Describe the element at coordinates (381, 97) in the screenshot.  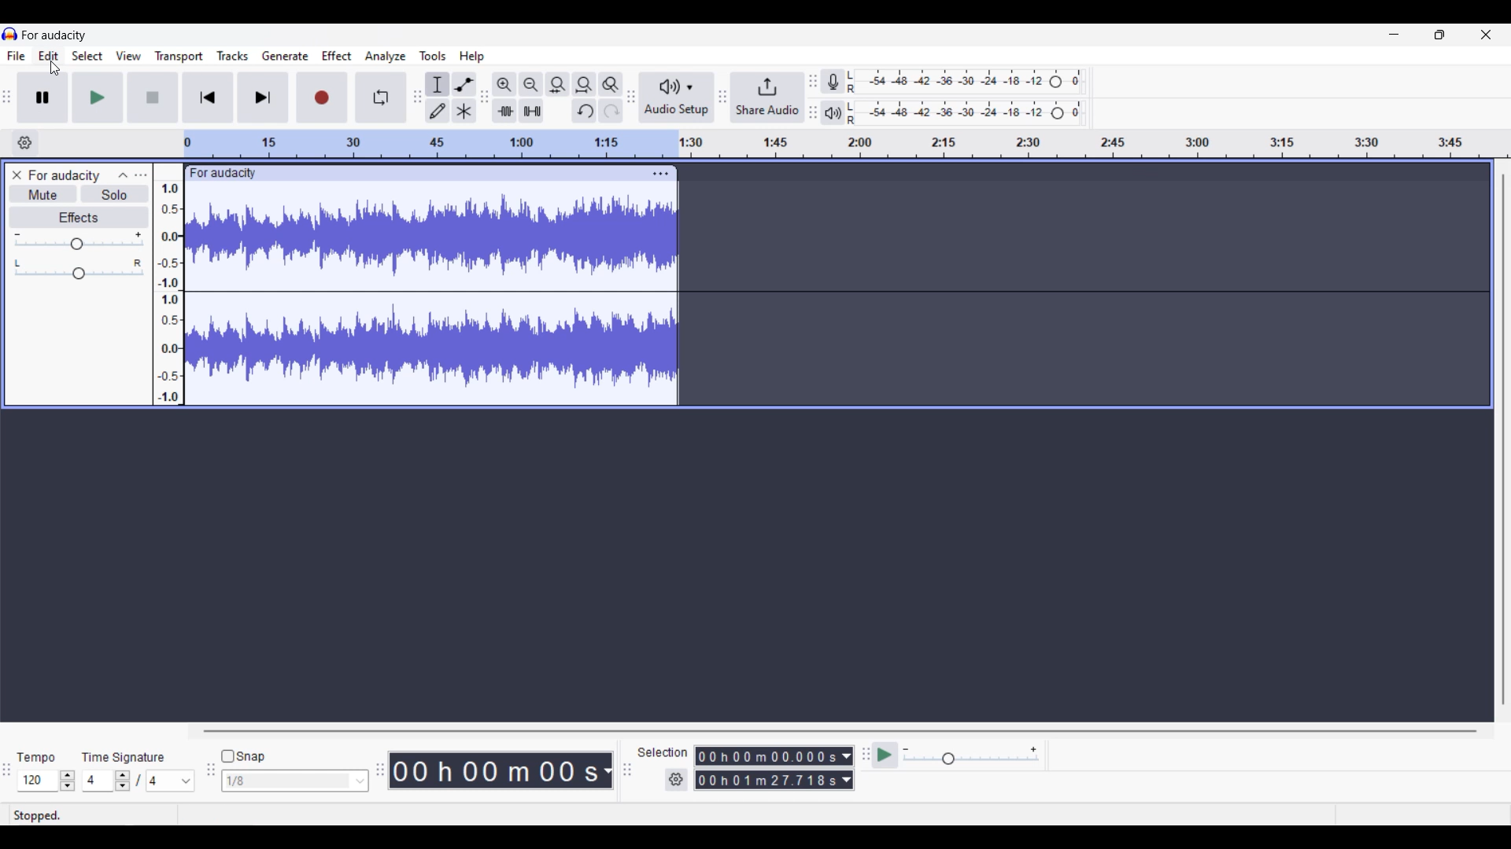
I see `Enable looping` at that location.